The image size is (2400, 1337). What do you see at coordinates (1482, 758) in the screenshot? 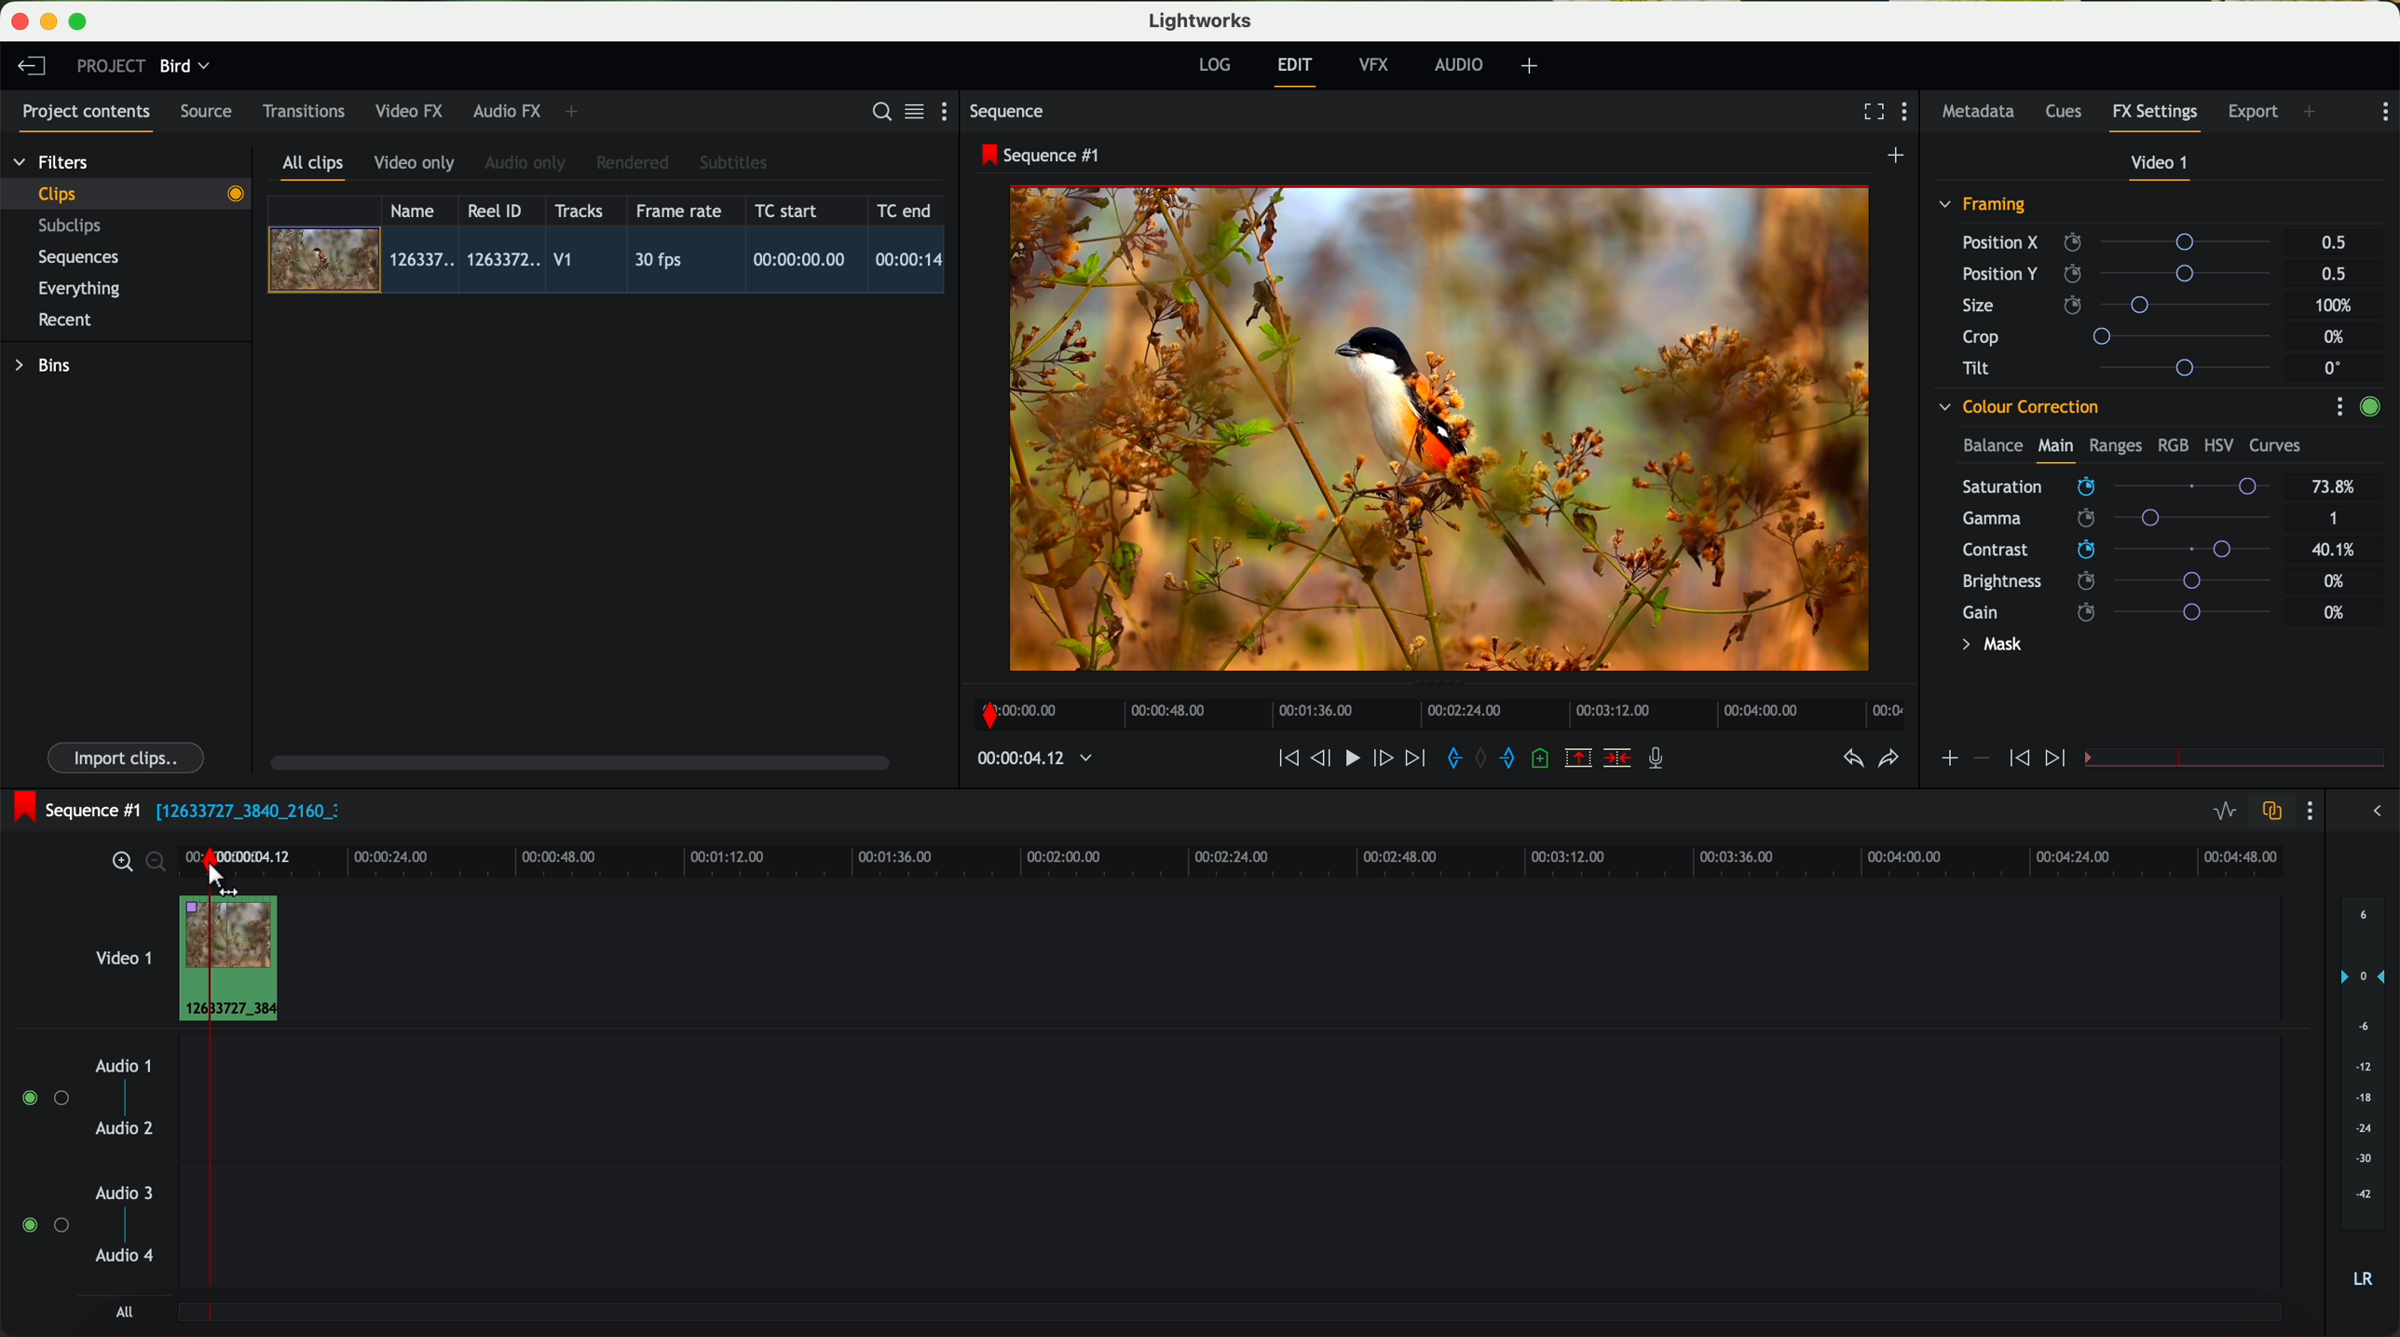
I see `clear marks` at bounding box center [1482, 758].